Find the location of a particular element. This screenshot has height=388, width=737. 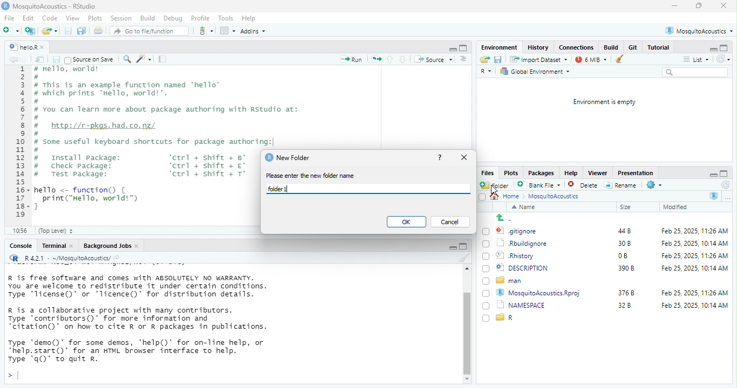

r studio logo is located at coordinates (268, 157).